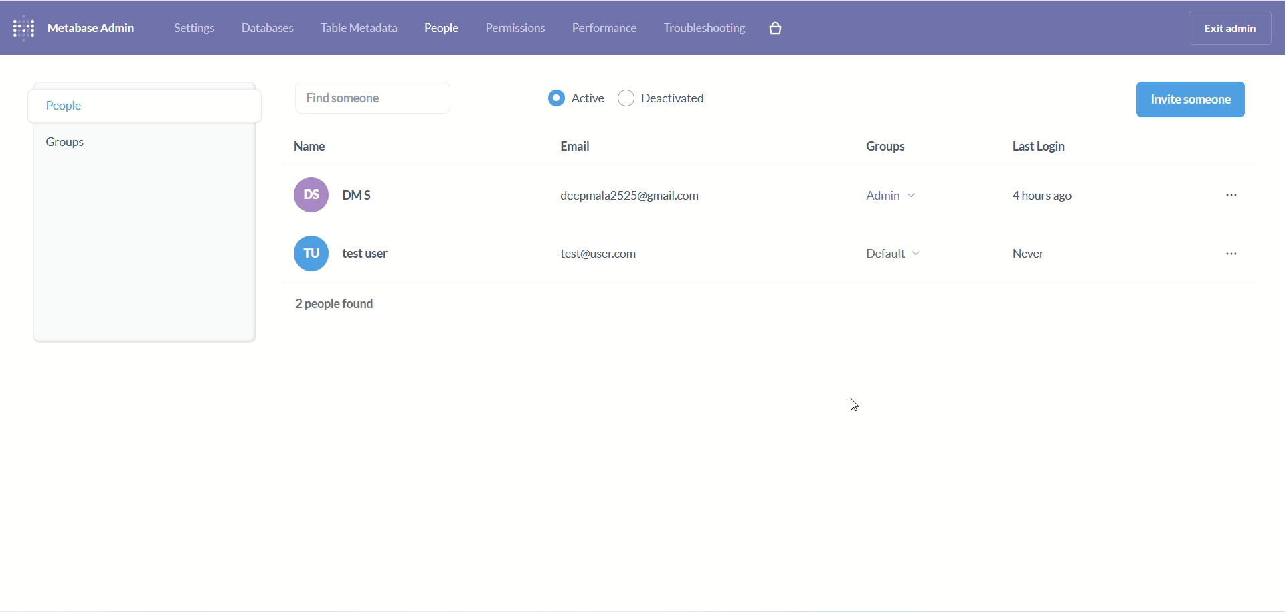 This screenshot has width=1285, height=612. What do you see at coordinates (23, 27) in the screenshot?
I see `logo` at bounding box center [23, 27].